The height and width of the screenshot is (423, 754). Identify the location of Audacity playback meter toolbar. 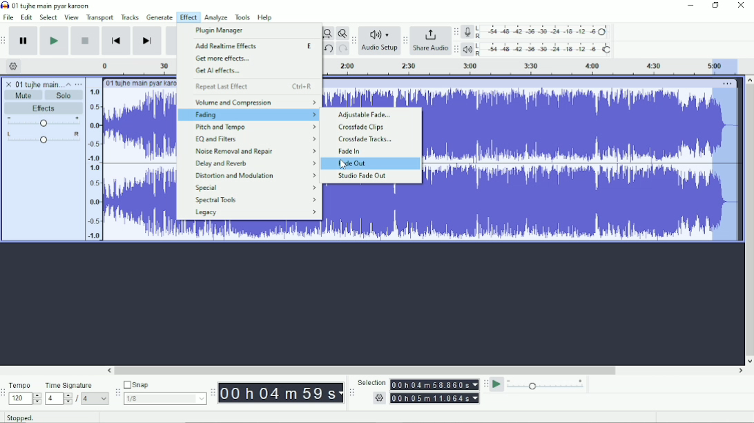
(457, 49).